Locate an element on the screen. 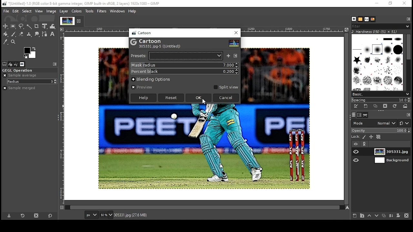  icon and filename is located at coordinates (82, 4).